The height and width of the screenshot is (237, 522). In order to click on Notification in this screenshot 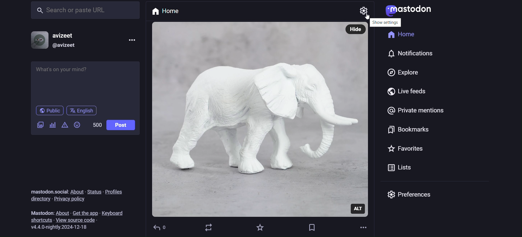, I will do `click(415, 55)`.